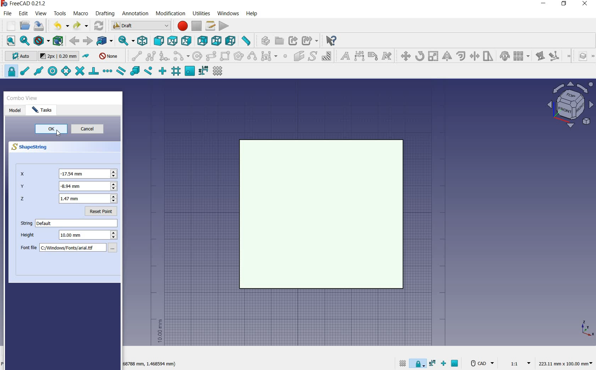  Describe the element at coordinates (61, 26) in the screenshot. I see `undo` at that location.